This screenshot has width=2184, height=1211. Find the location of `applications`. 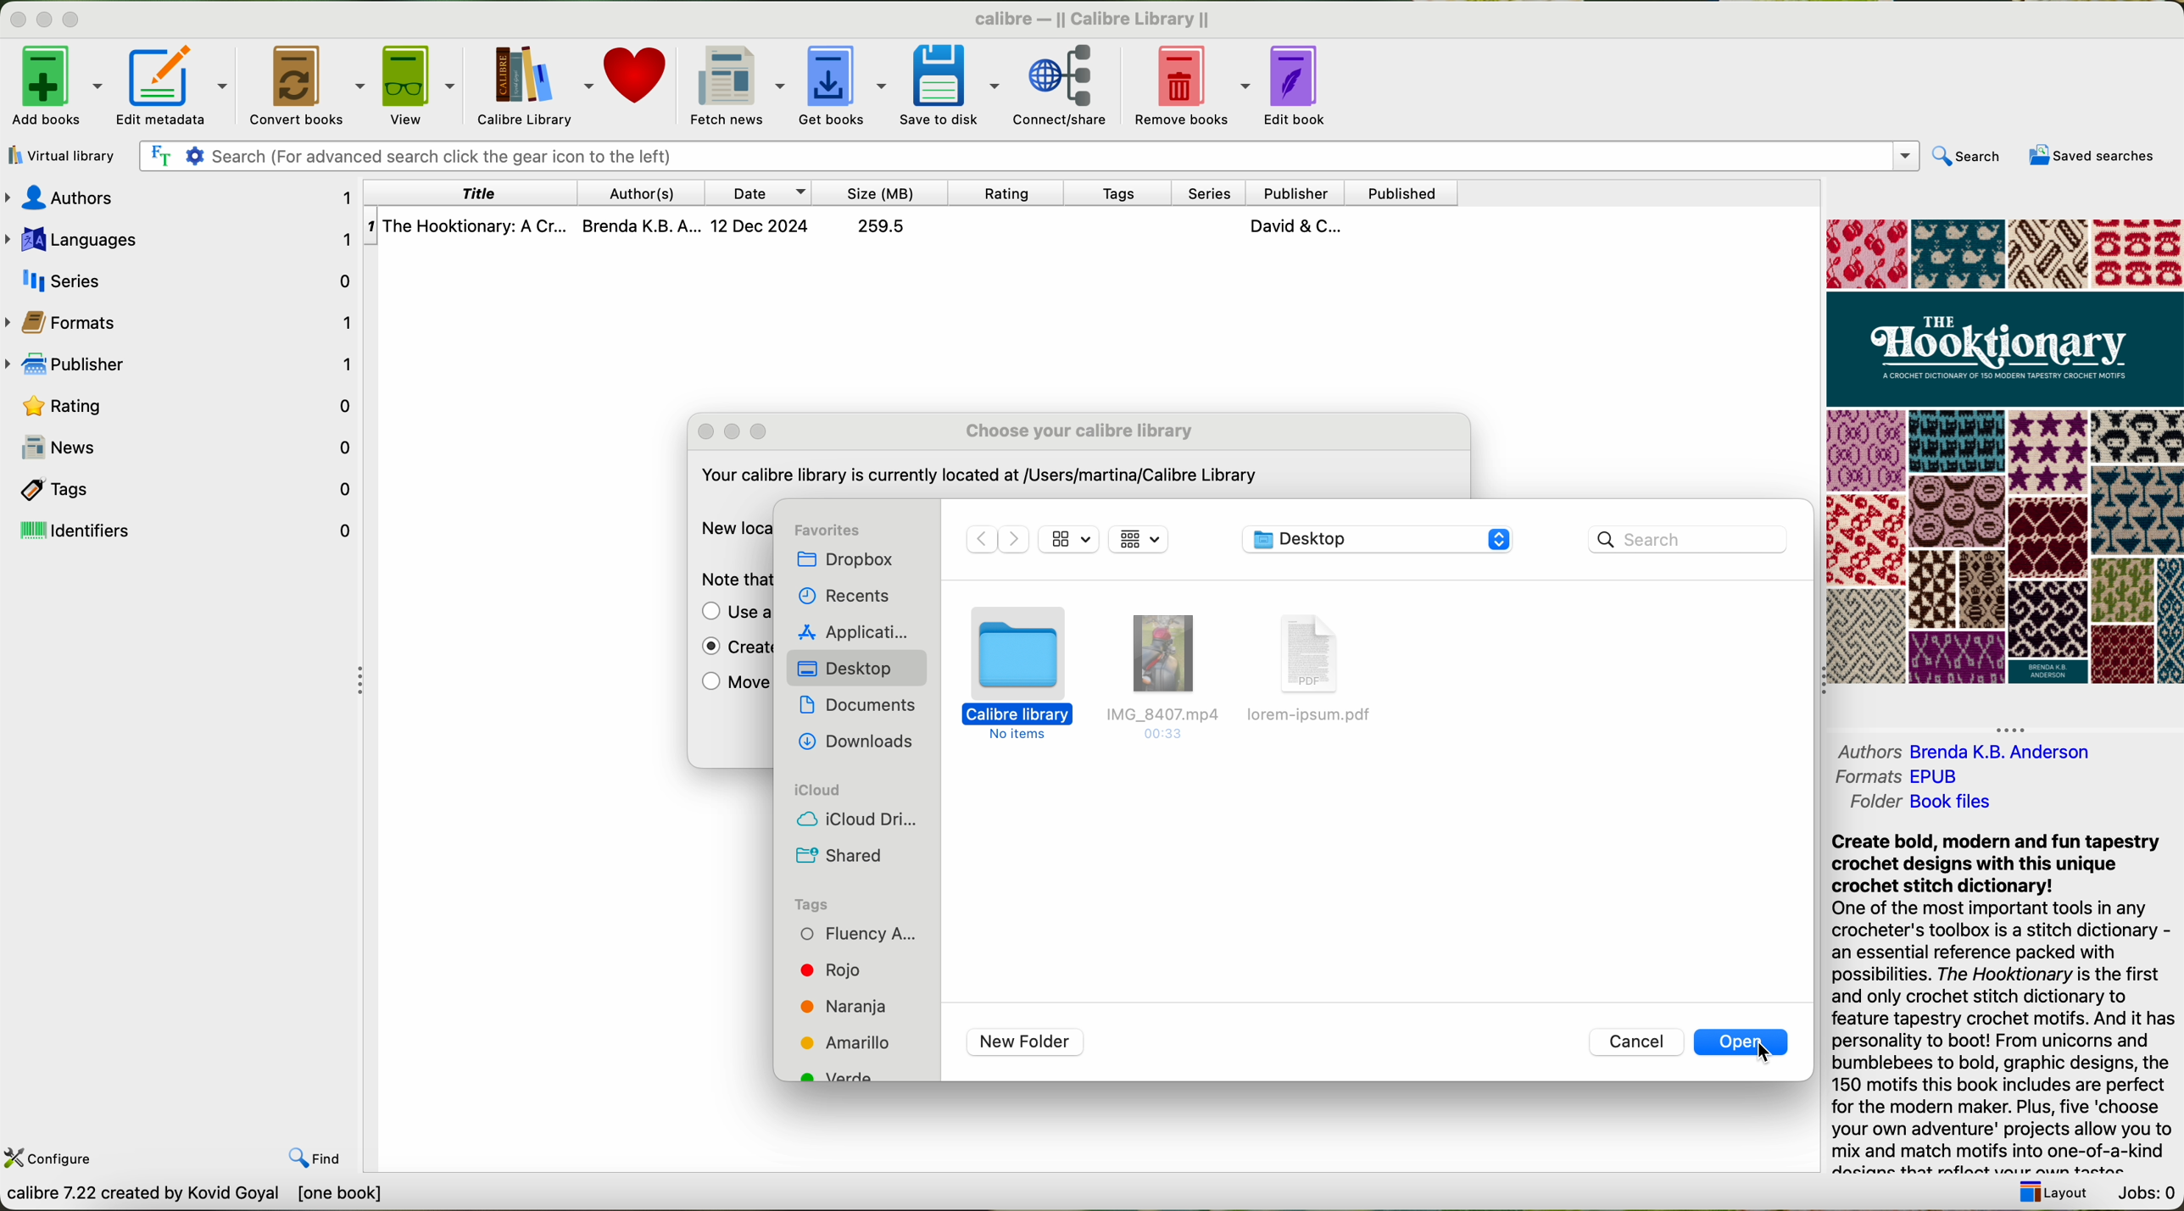

applications is located at coordinates (851, 629).